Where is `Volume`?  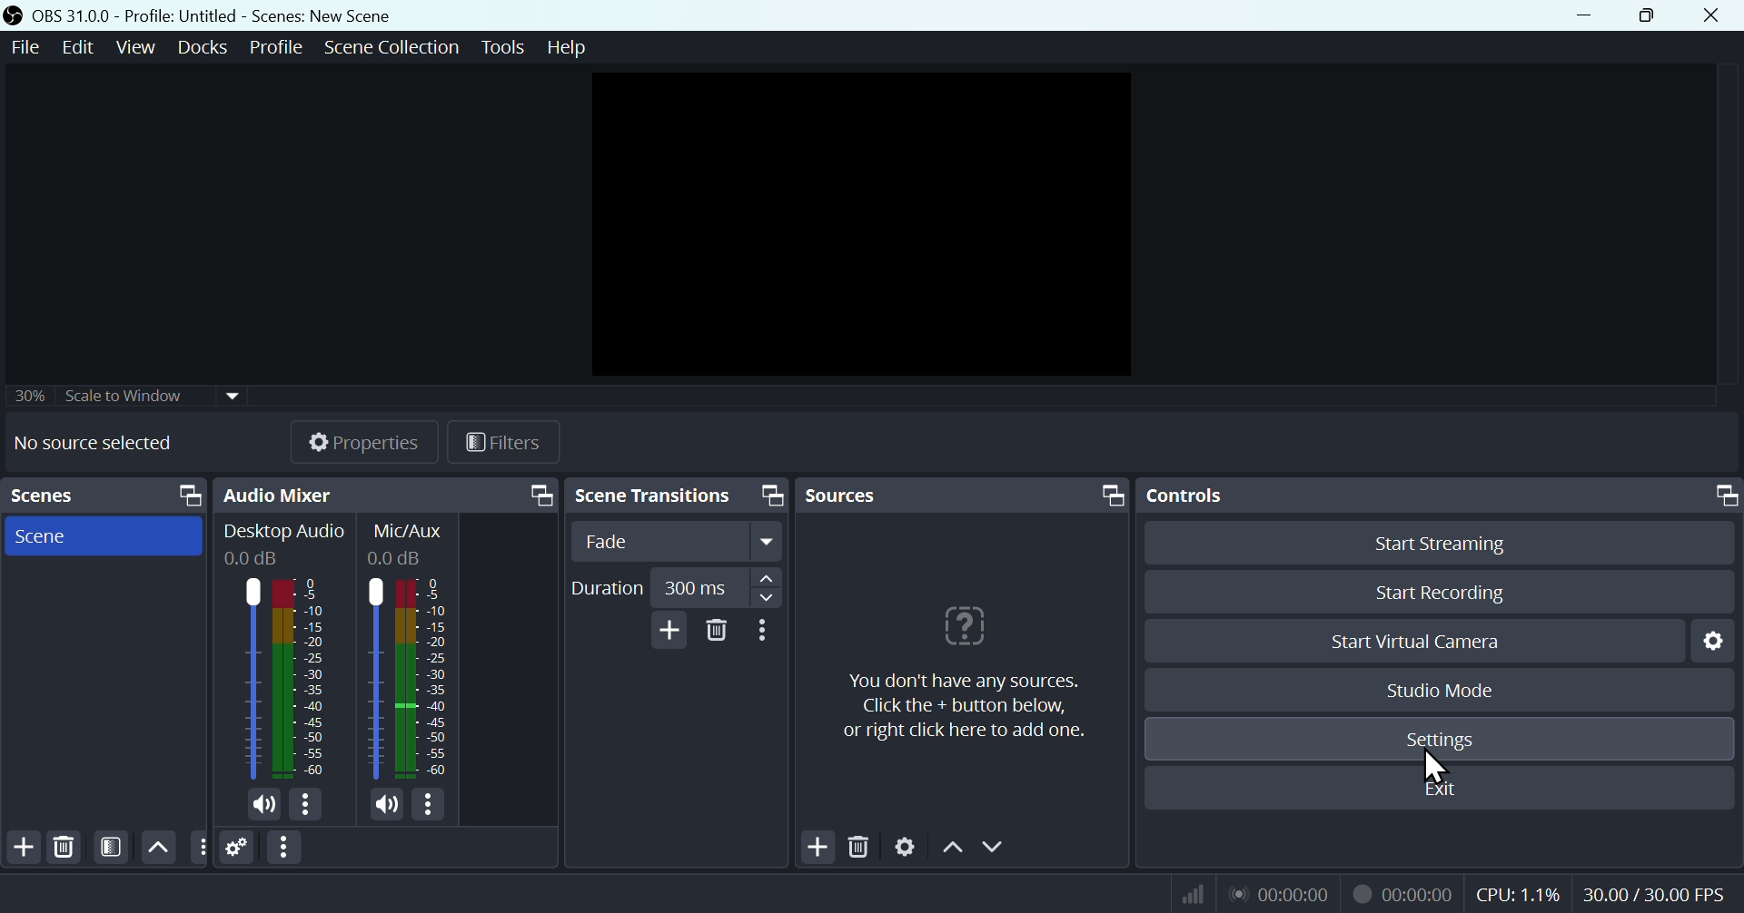 Volume is located at coordinates (263, 803).